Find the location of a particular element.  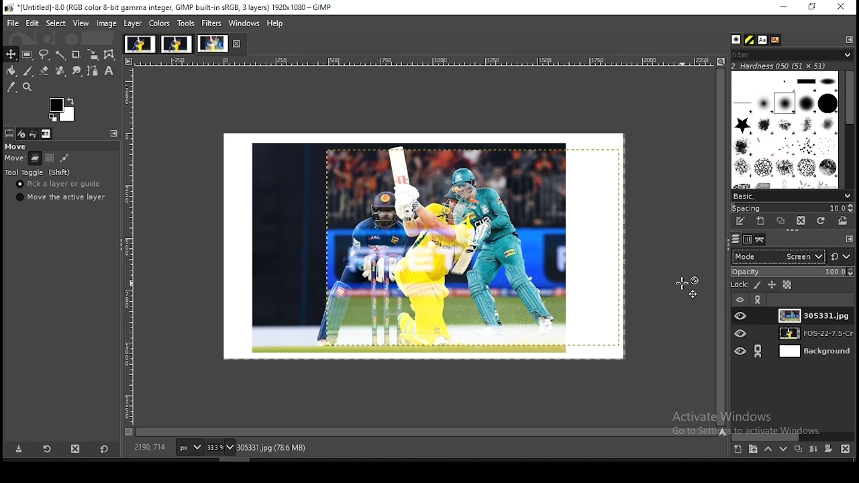

visibility is located at coordinates (740, 299).